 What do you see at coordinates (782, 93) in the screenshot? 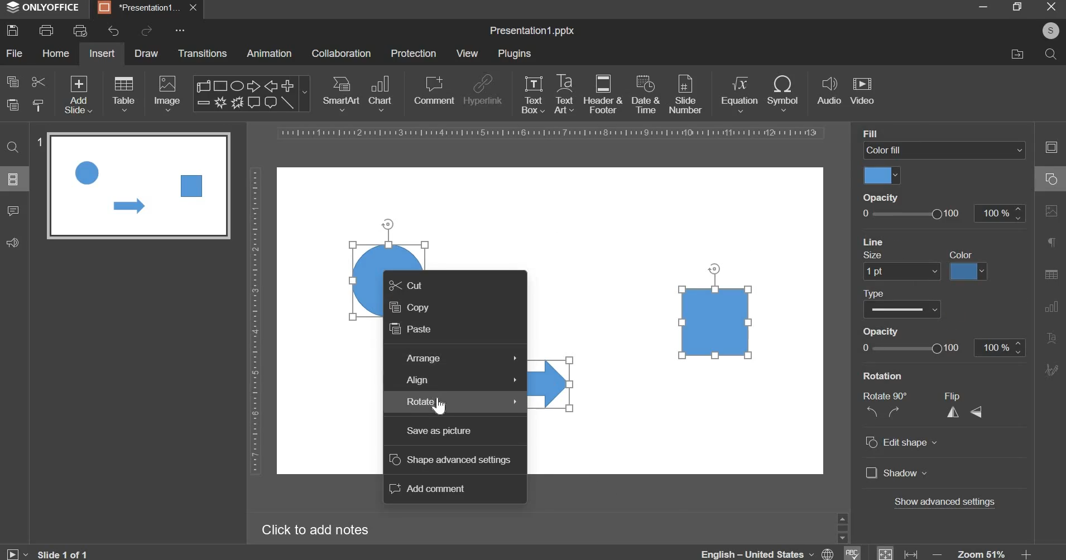
I see `symbol` at bounding box center [782, 93].